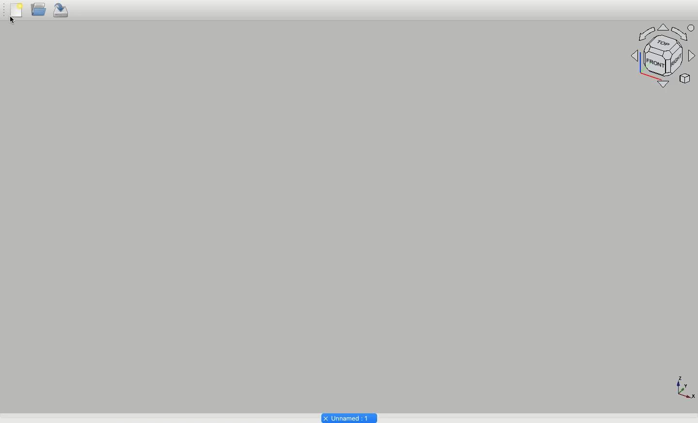 The height and width of the screenshot is (423, 698). What do you see at coordinates (664, 56) in the screenshot?
I see `Navigation styles` at bounding box center [664, 56].